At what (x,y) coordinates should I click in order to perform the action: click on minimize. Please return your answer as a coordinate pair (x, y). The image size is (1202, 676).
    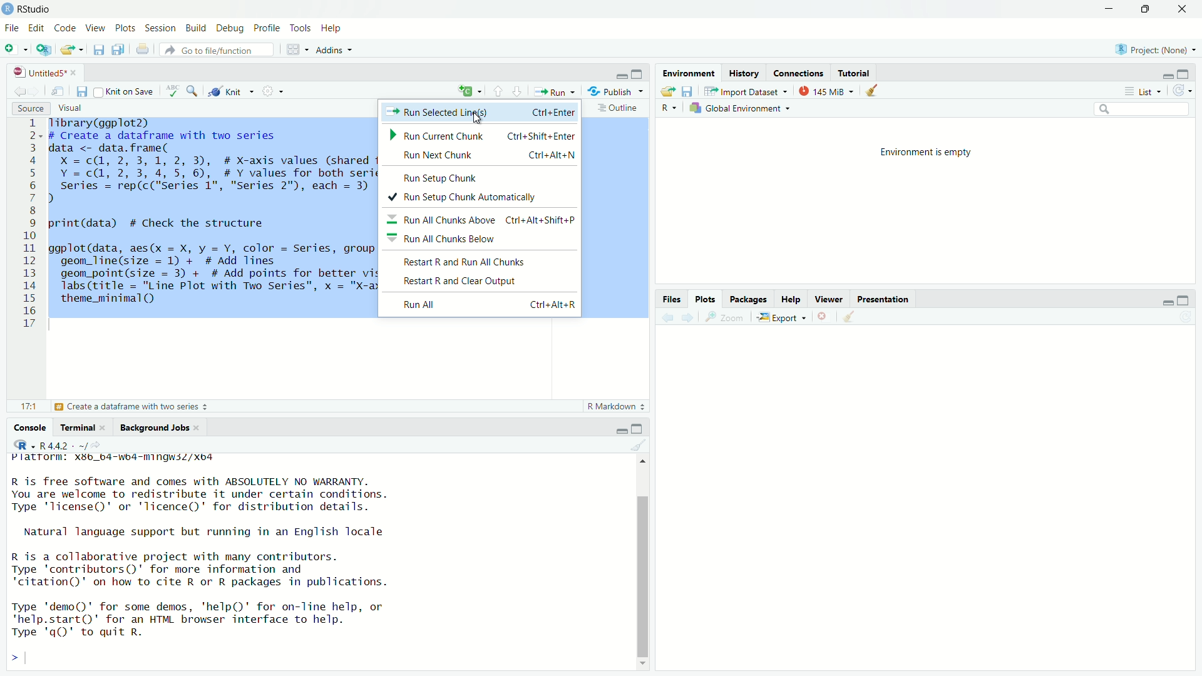
    Looking at the image, I should click on (1166, 302).